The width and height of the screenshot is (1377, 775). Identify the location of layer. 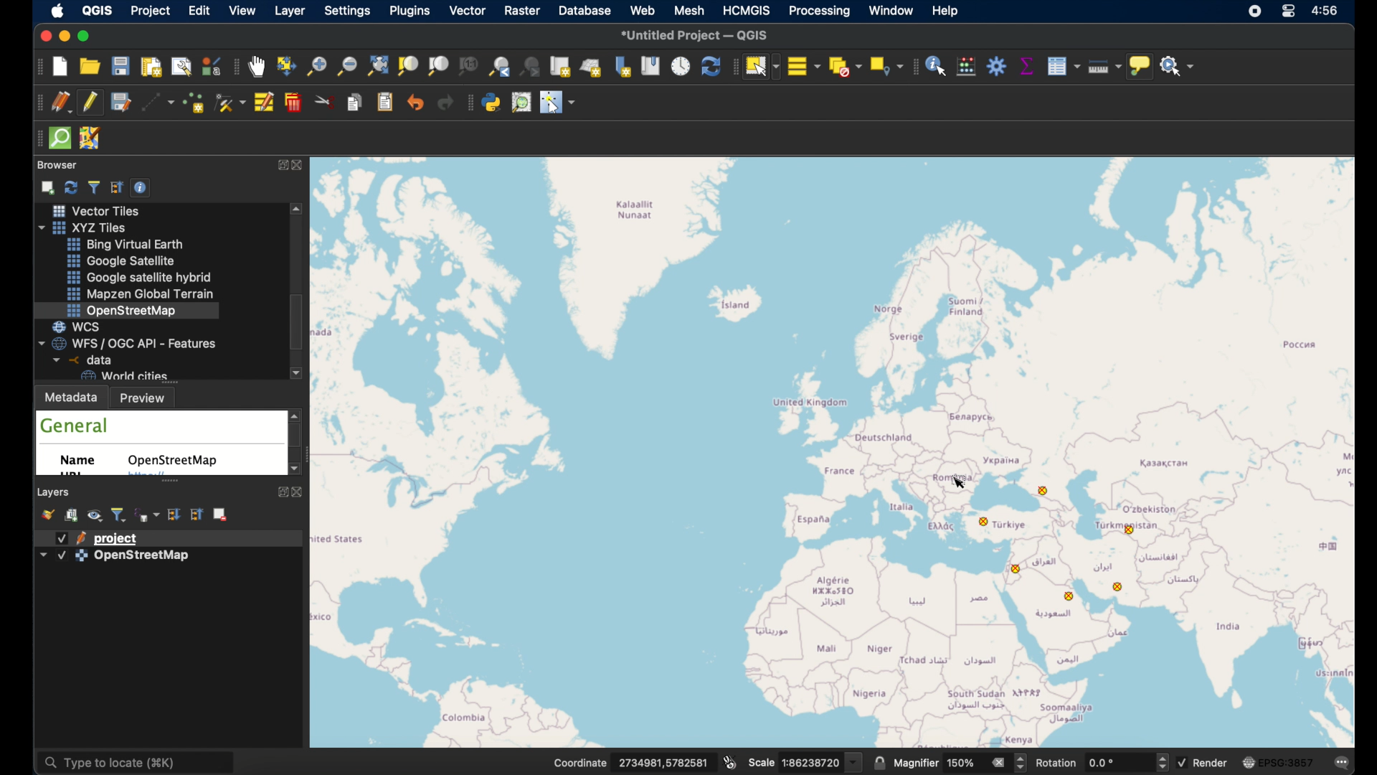
(290, 11).